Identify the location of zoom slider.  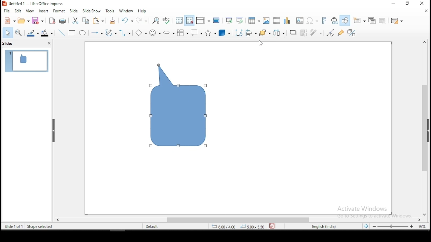
(394, 227).